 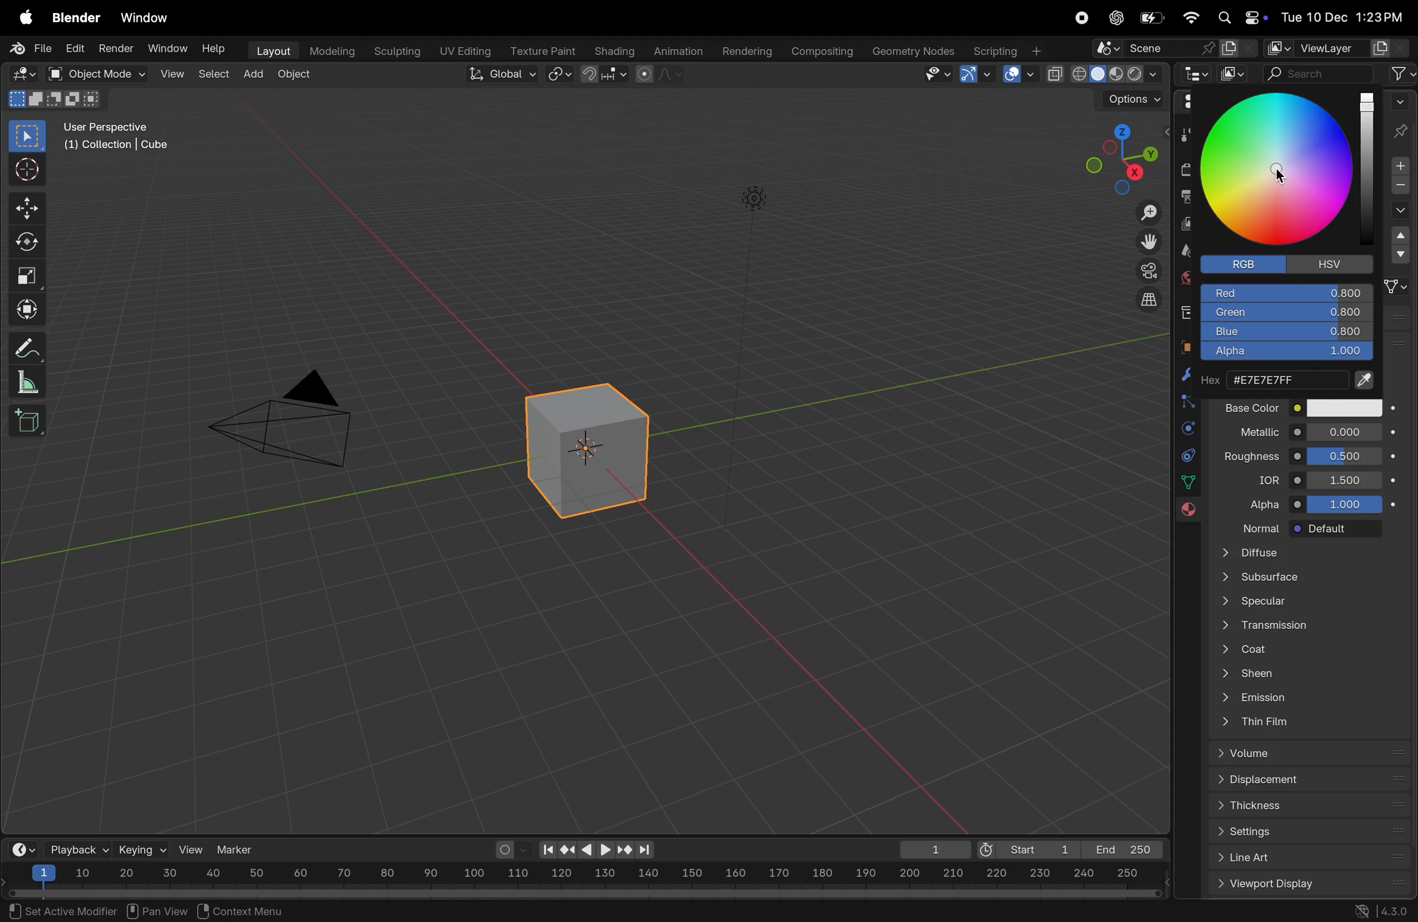 I want to click on Composting, so click(x=823, y=51).